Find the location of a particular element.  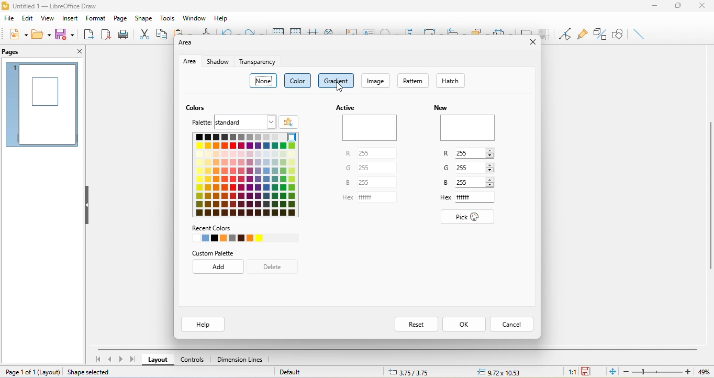

255 is located at coordinates (378, 168).